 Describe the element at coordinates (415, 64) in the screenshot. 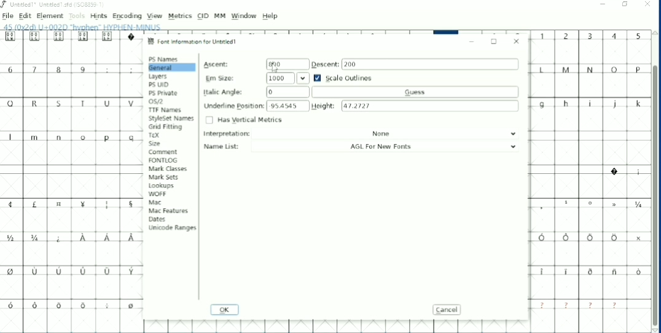

I see `Descent` at that location.